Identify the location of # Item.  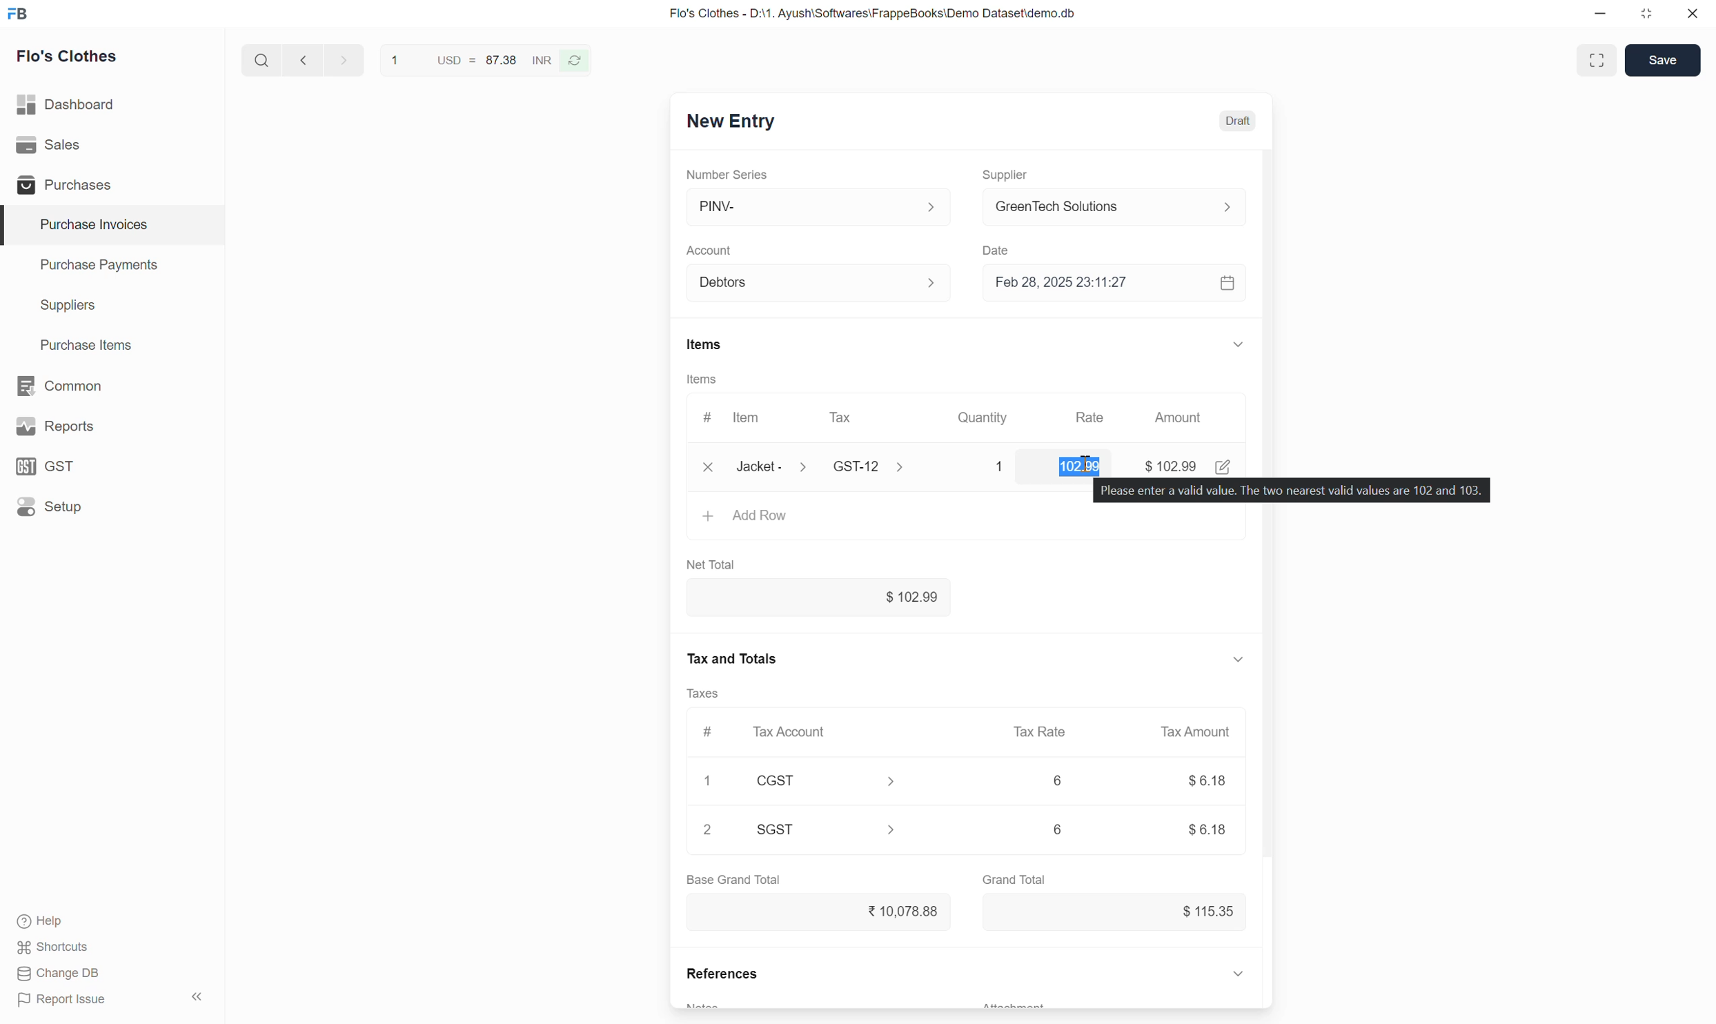
(736, 419).